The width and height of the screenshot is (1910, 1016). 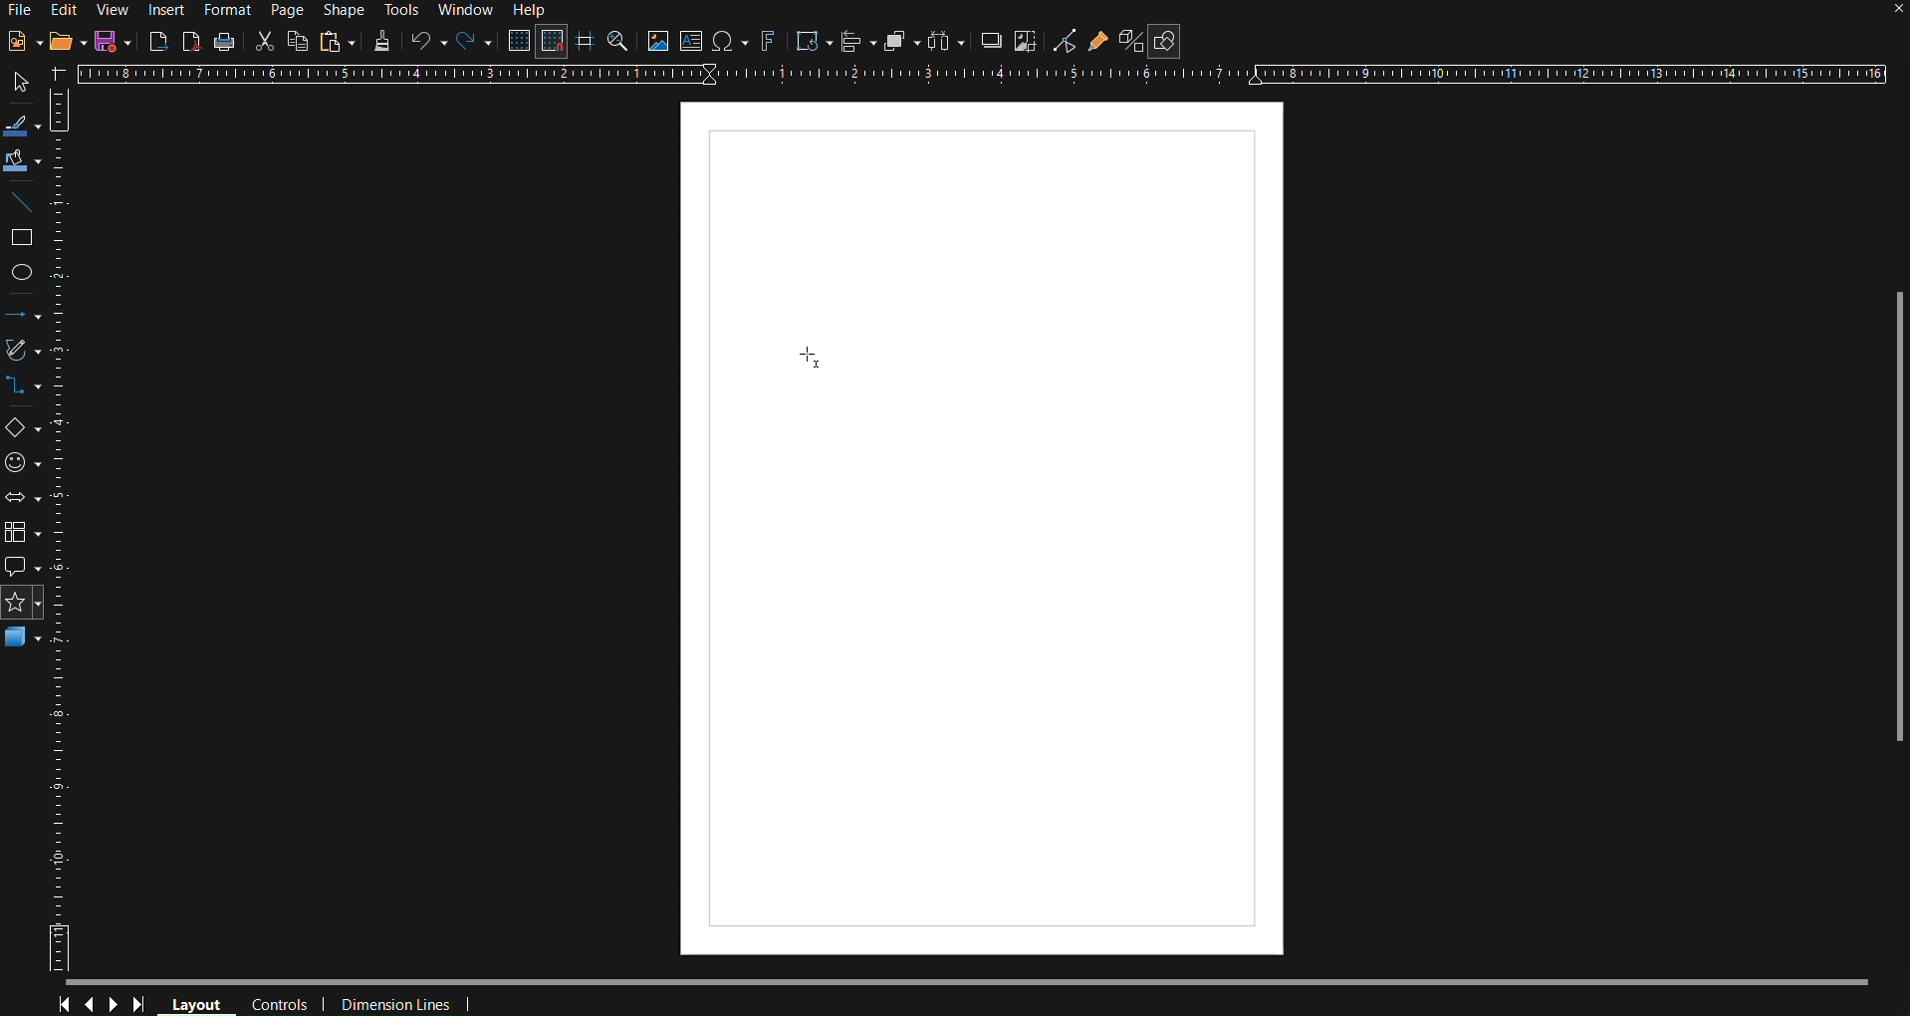 What do you see at coordinates (26, 535) in the screenshot?
I see `Flowchart` at bounding box center [26, 535].